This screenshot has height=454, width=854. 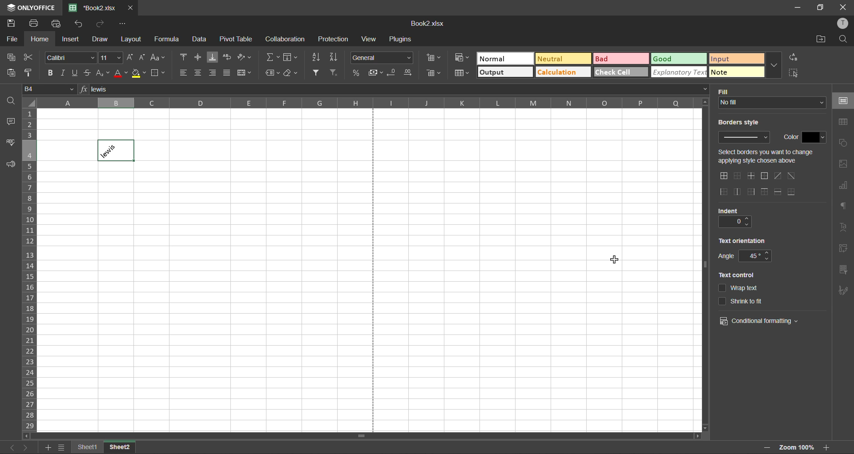 I want to click on clear filter, so click(x=334, y=73).